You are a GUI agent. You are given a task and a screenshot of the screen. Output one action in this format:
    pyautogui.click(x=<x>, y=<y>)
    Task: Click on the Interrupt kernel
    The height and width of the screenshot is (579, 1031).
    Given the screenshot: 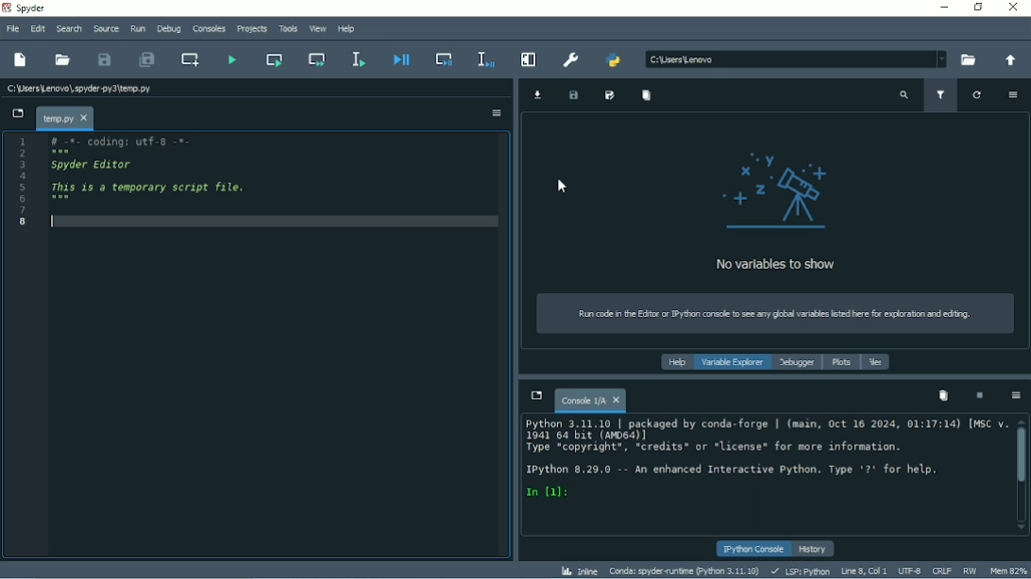 What is the action you would take?
    pyautogui.click(x=979, y=396)
    